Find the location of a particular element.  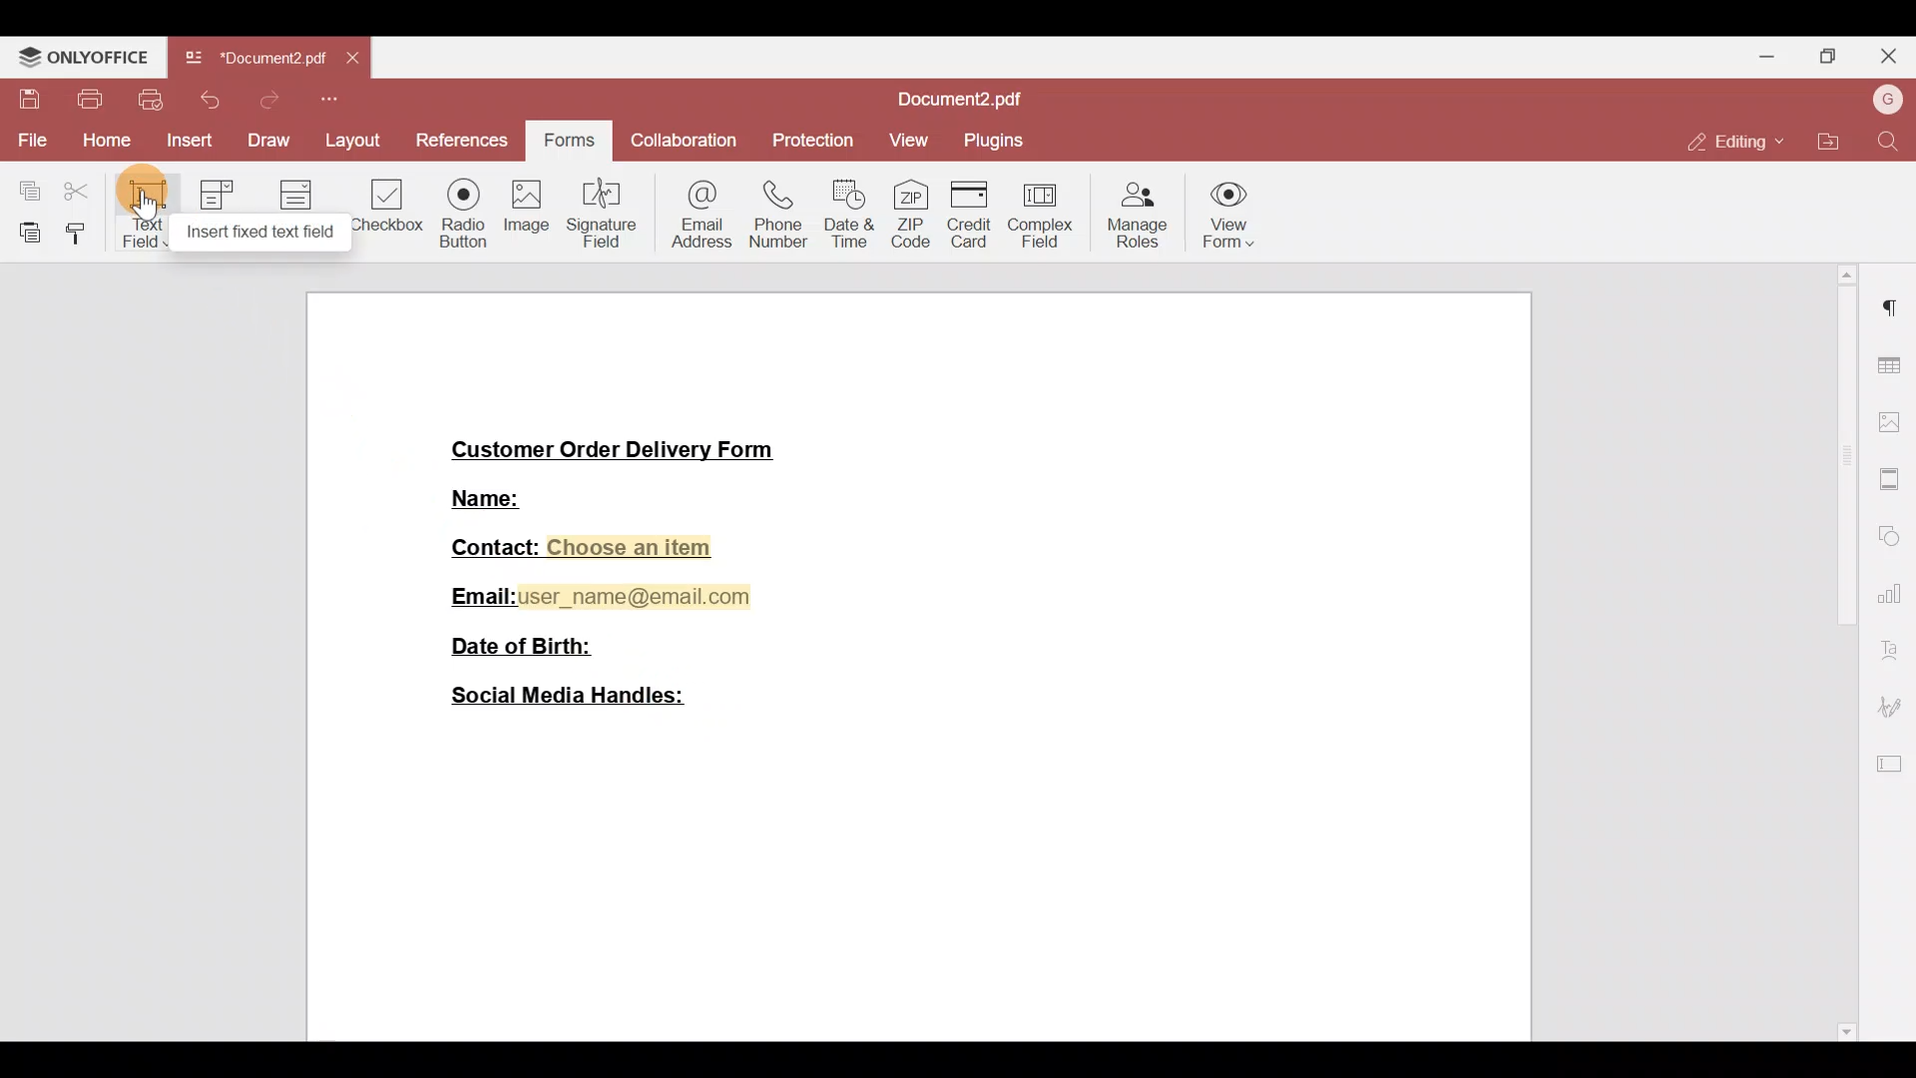

Signature settings is located at coordinates (1896, 706).